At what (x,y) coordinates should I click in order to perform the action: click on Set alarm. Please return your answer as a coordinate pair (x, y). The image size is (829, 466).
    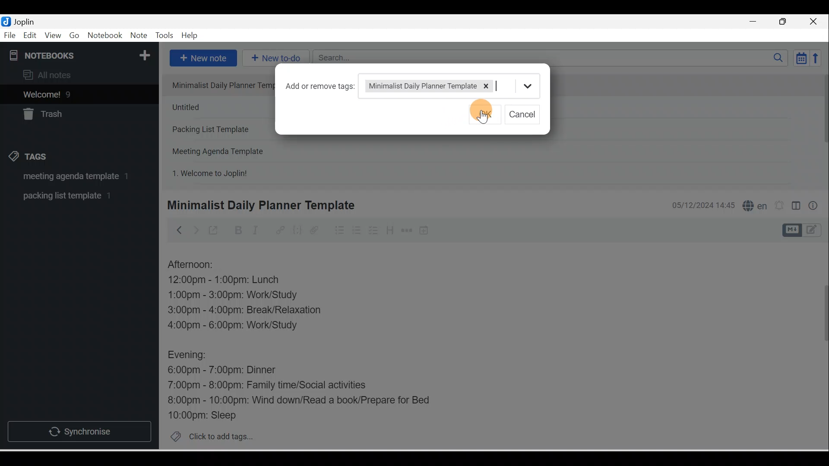
    Looking at the image, I should click on (778, 206).